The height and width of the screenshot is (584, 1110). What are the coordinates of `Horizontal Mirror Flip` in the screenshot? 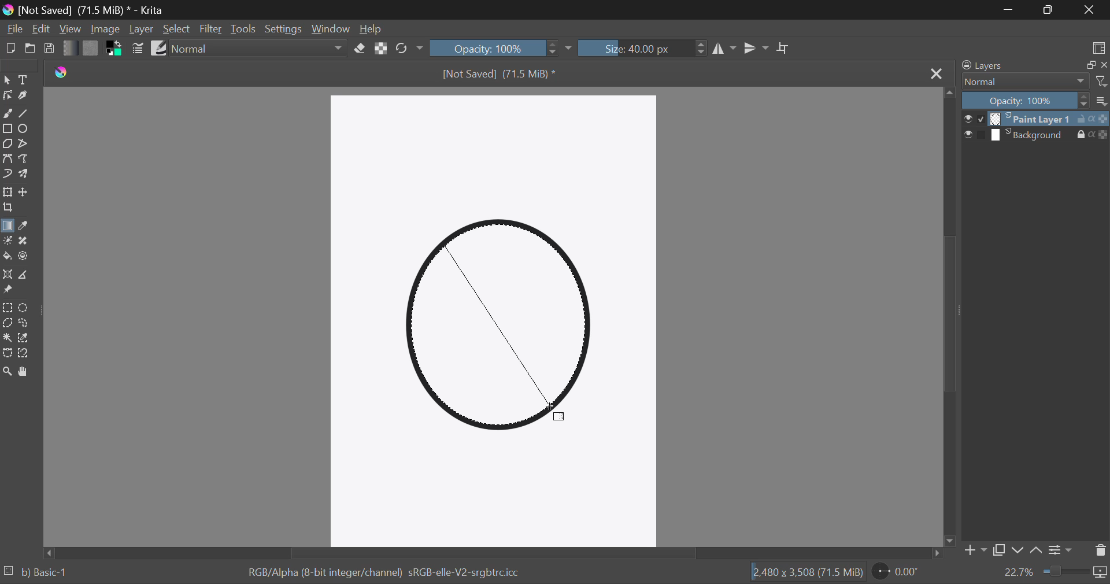 It's located at (757, 50).